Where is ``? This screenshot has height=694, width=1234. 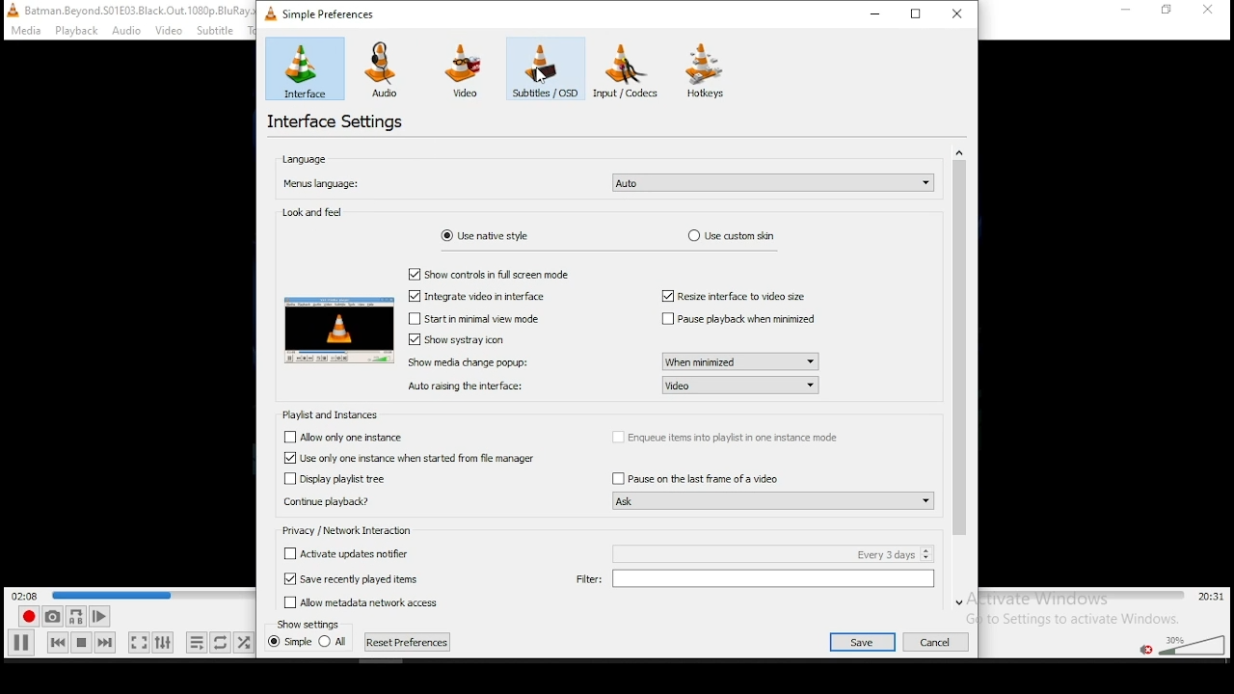
 is located at coordinates (862, 642).